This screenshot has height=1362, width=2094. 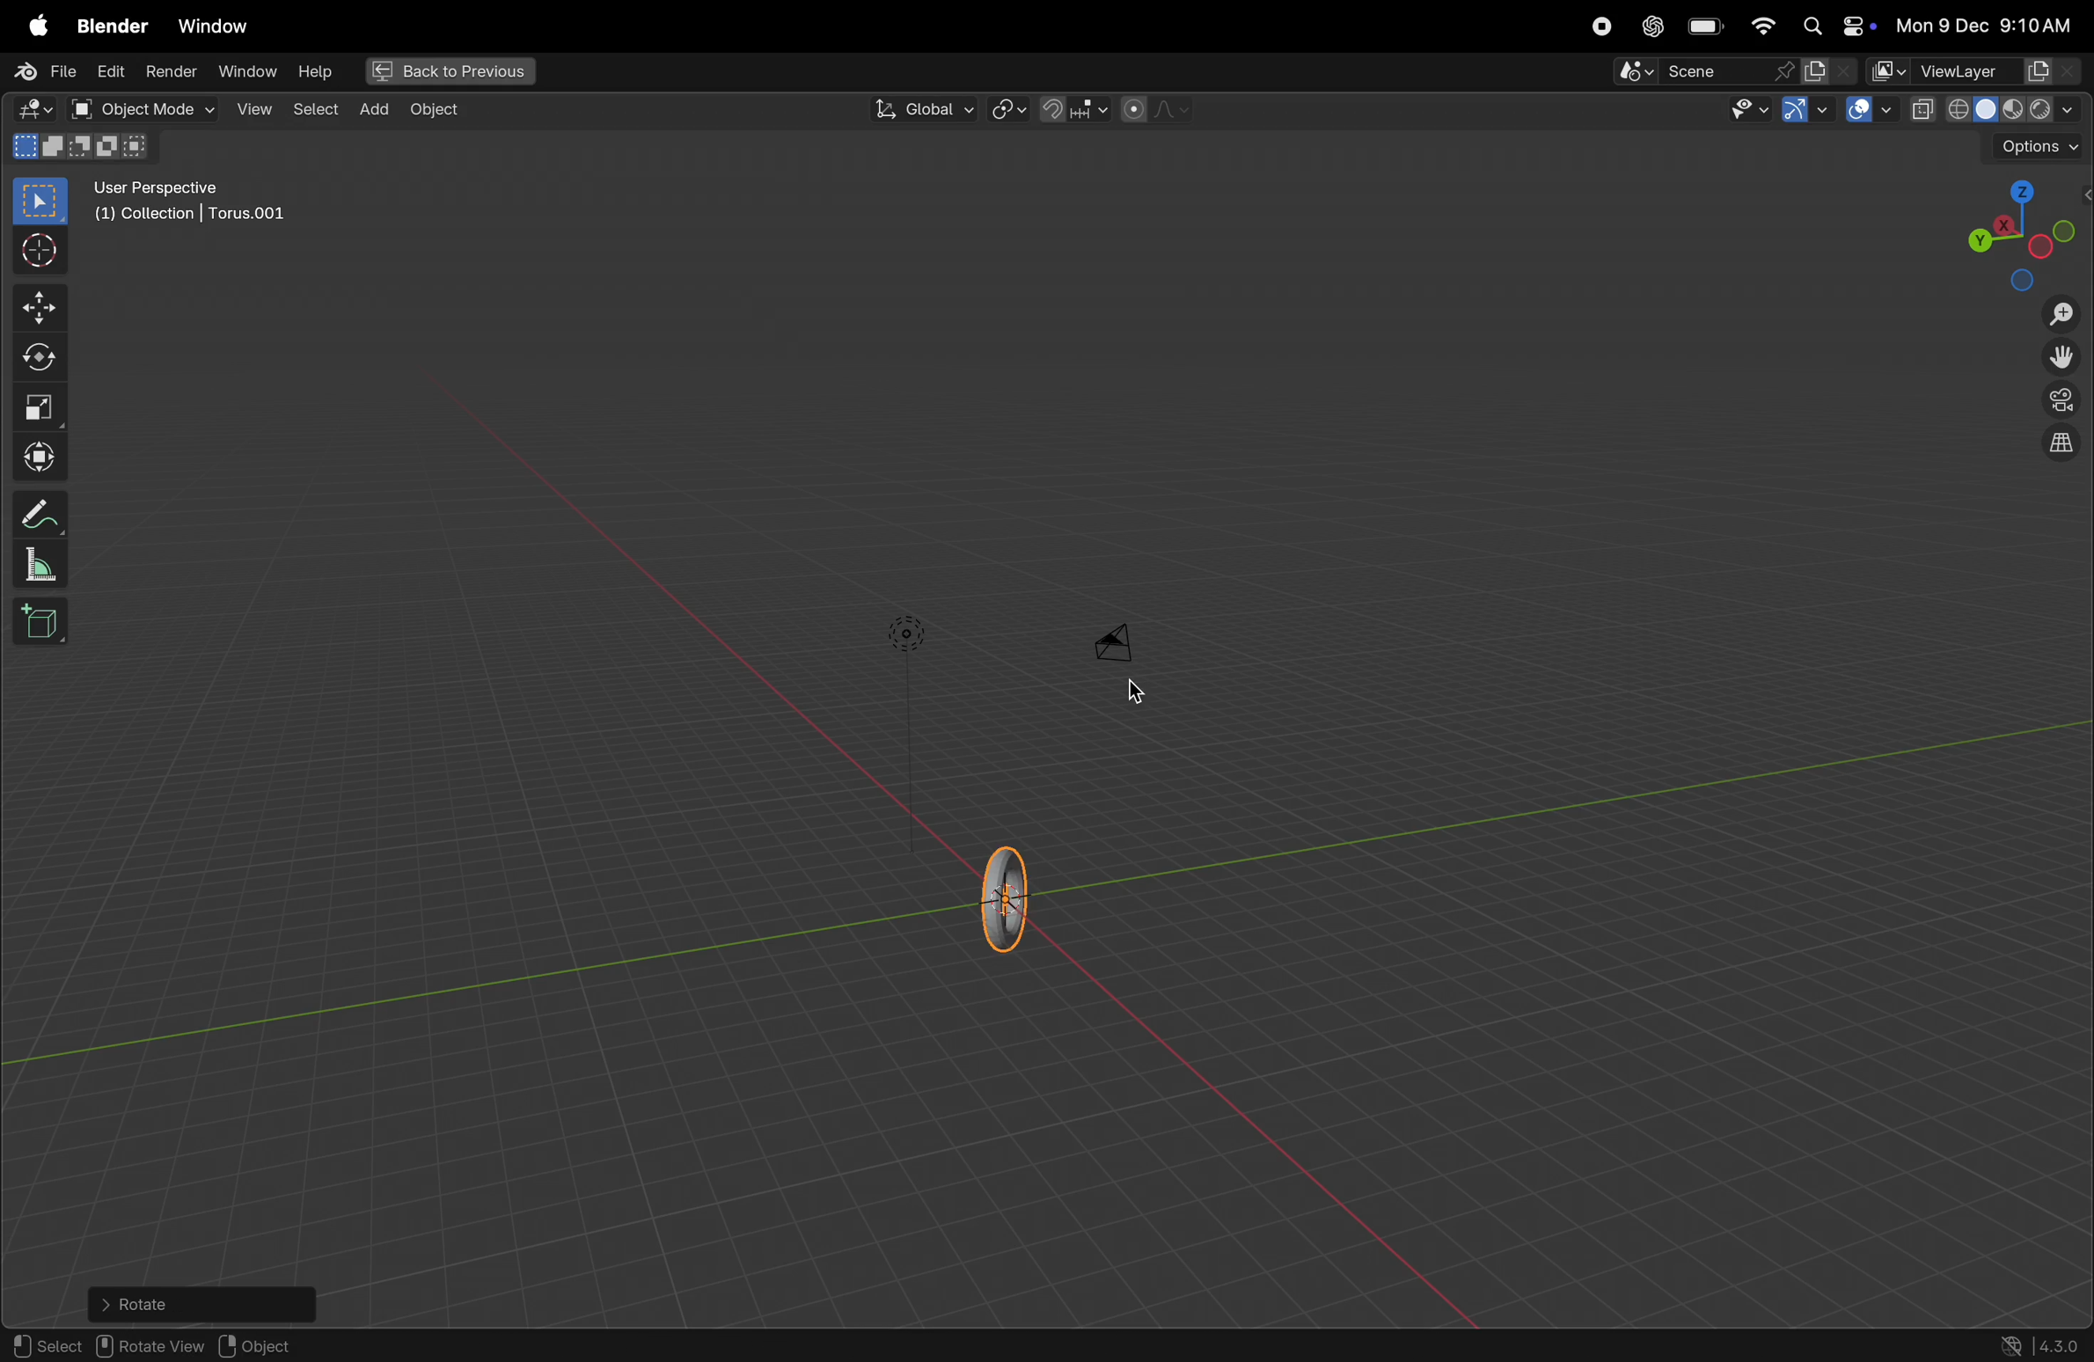 What do you see at coordinates (151, 1344) in the screenshot?
I see `rotate view` at bounding box center [151, 1344].